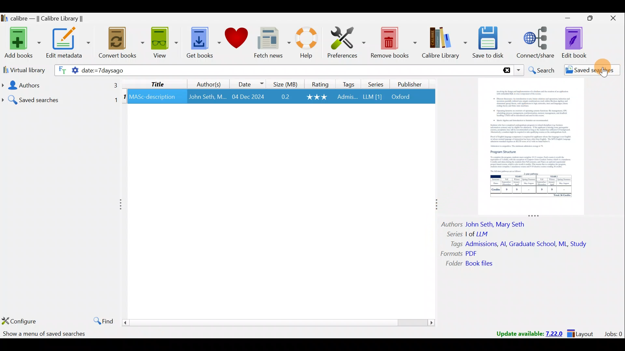 The image size is (625, 351). What do you see at coordinates (21, 42) in the screenshot?
I see `Add books` at bounding box center [21, 42].